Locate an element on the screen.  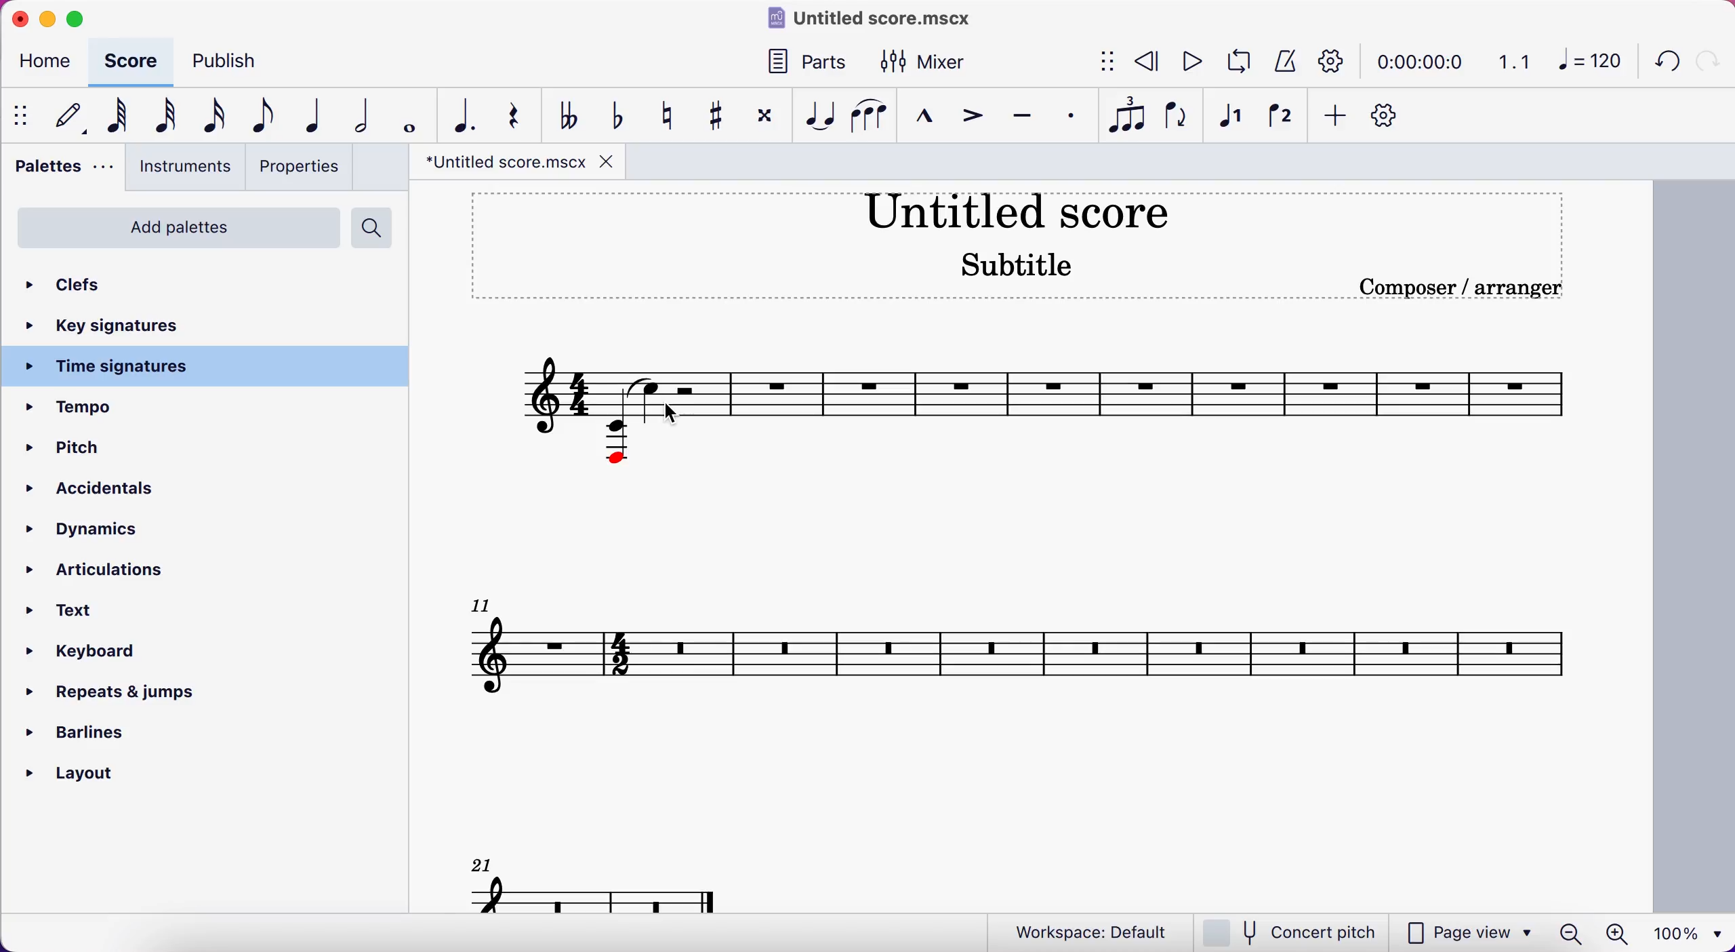
mixer is located at coordinates (929, 62).